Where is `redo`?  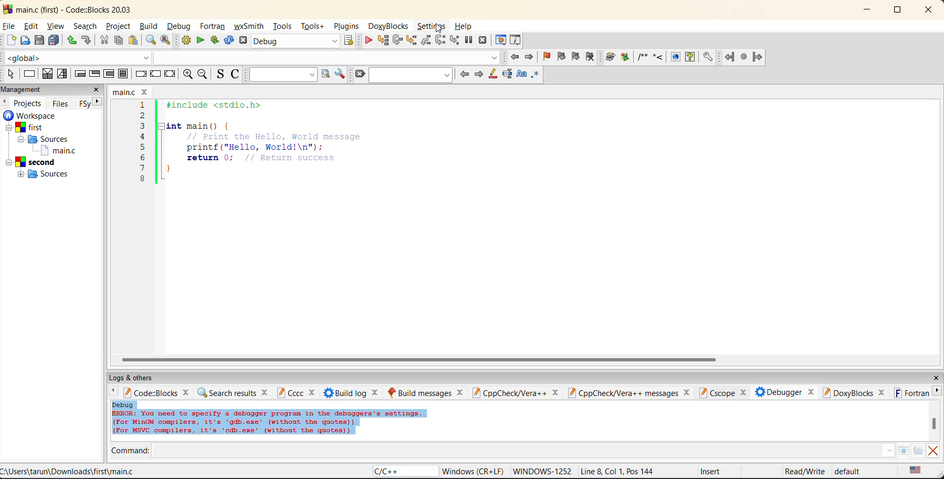 redo is located at coordinates (87, 40).